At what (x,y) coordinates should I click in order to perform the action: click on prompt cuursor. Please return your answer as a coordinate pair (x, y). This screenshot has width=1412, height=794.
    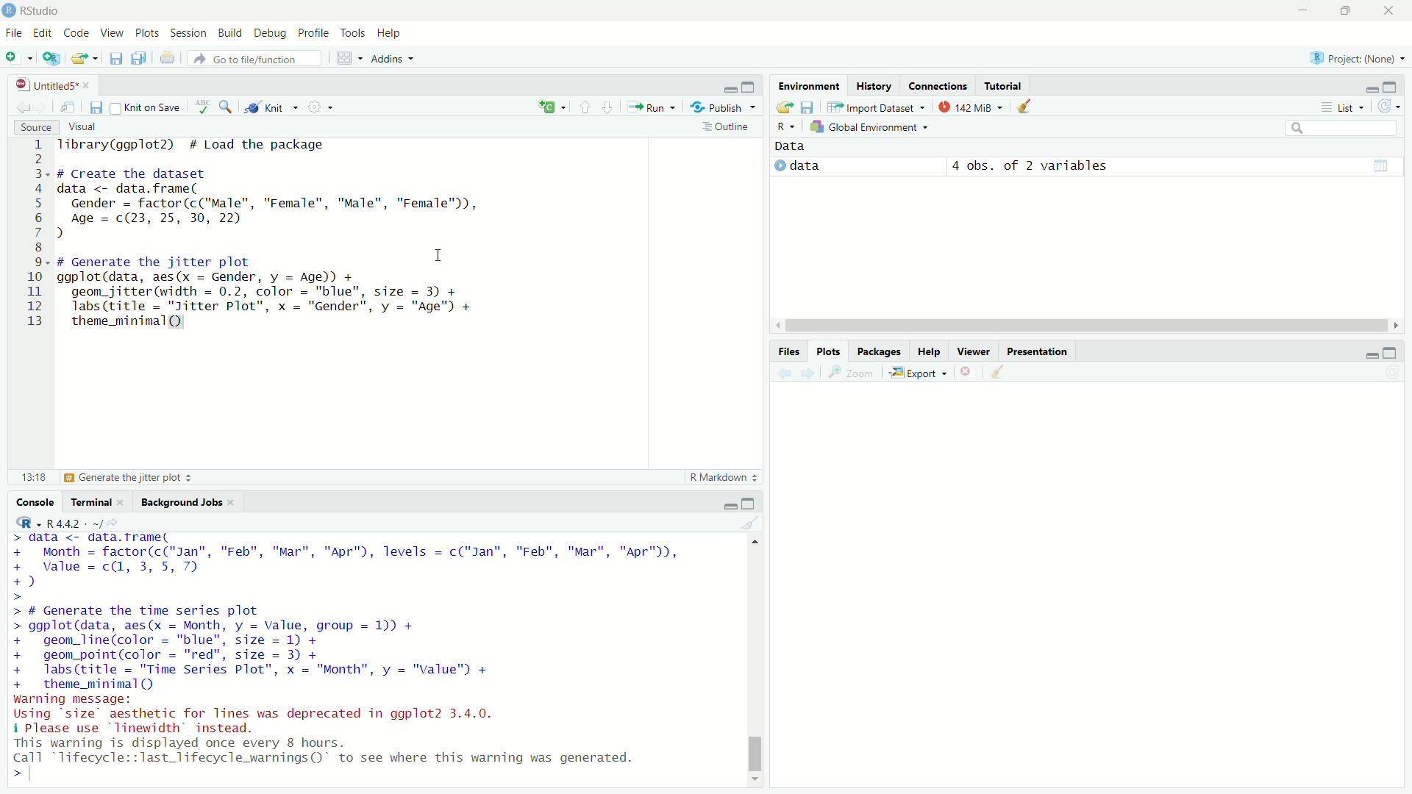
    Looking at the image, I should click on (15, 597).